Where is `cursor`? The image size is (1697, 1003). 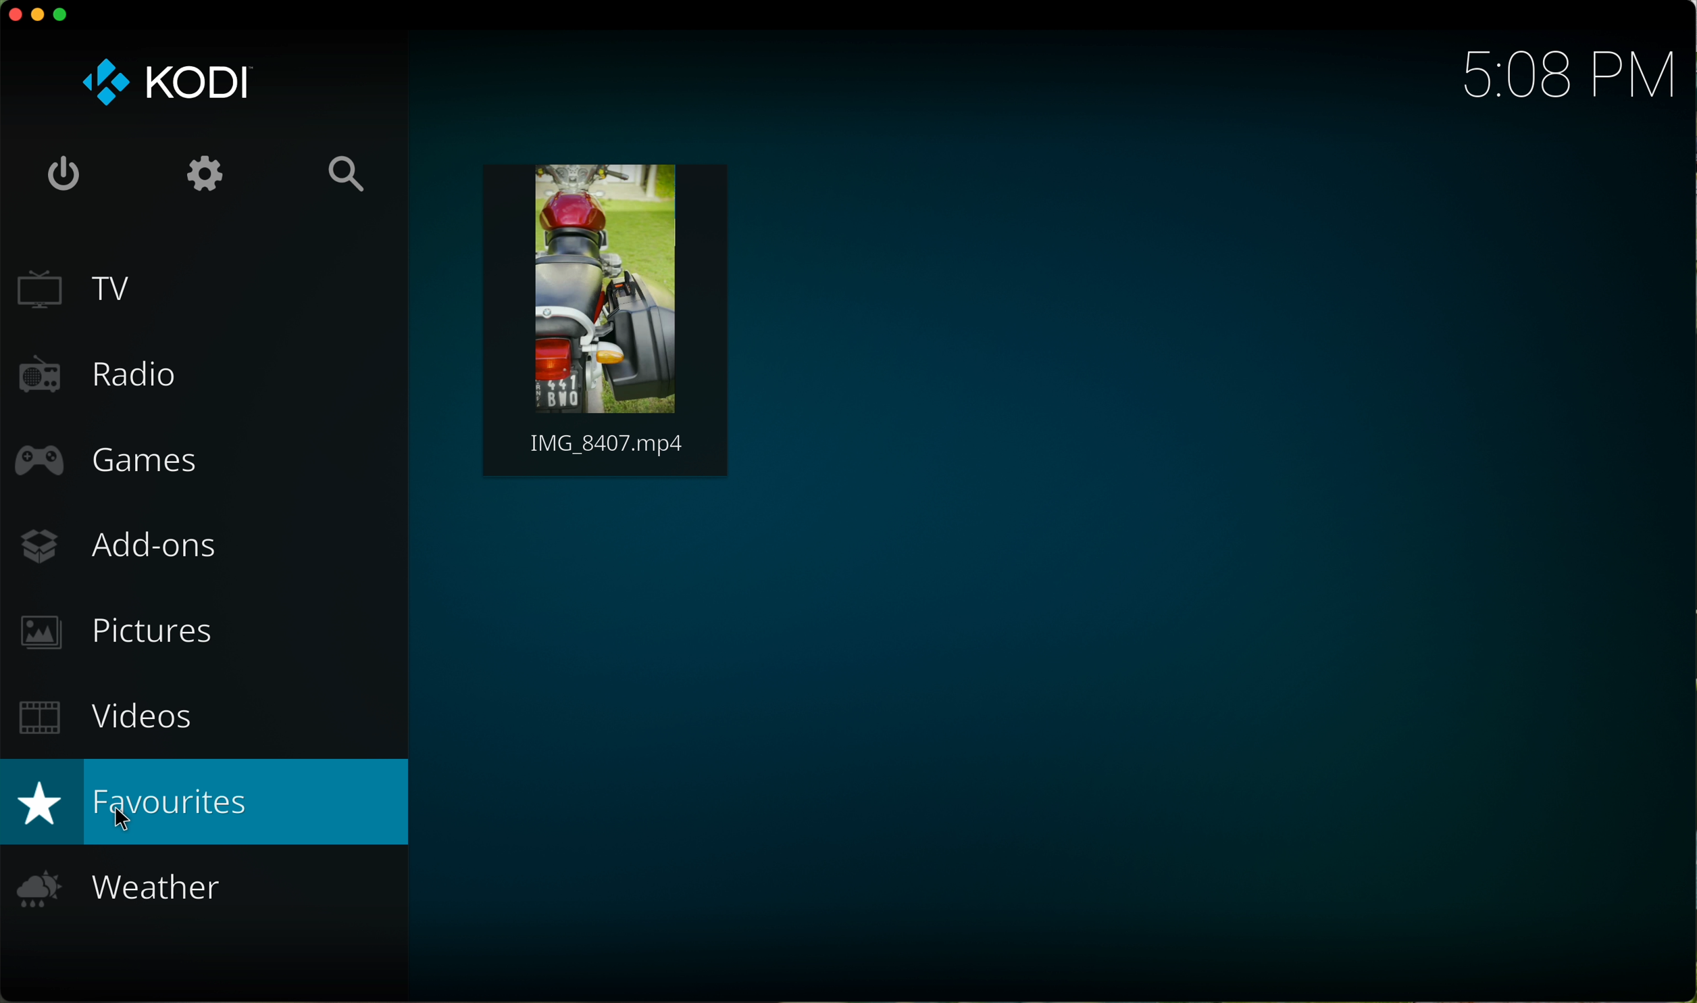
cursor is located at coordinates (116, 818).